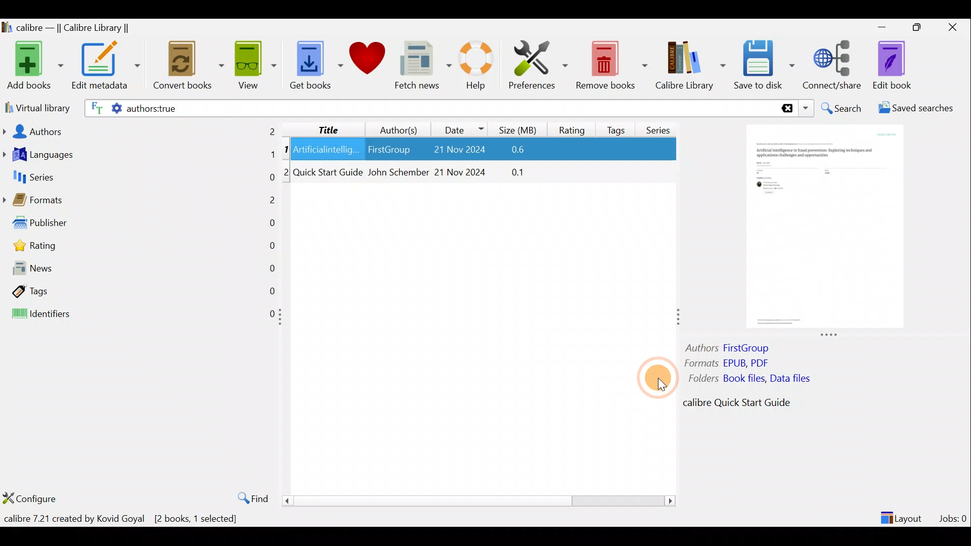  Describe the element at coordinates (474, 67) in the screenshot. I see `Help` at that location.